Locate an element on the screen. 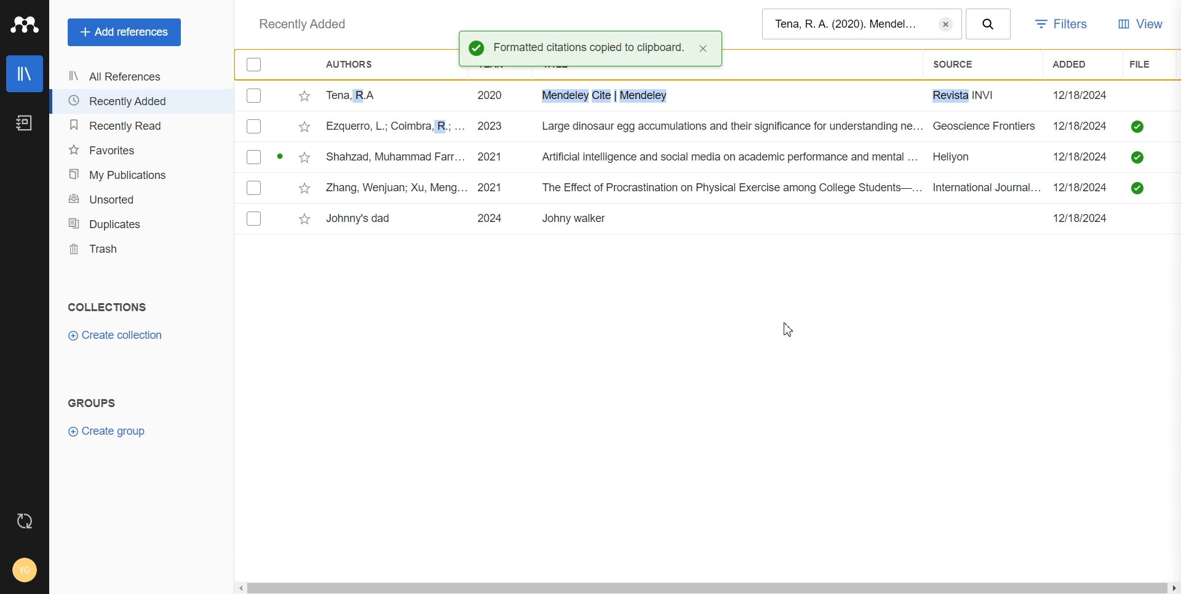 The height and width of the screenshot is (594, 1181). saved is located at coordinates (1139, 125).